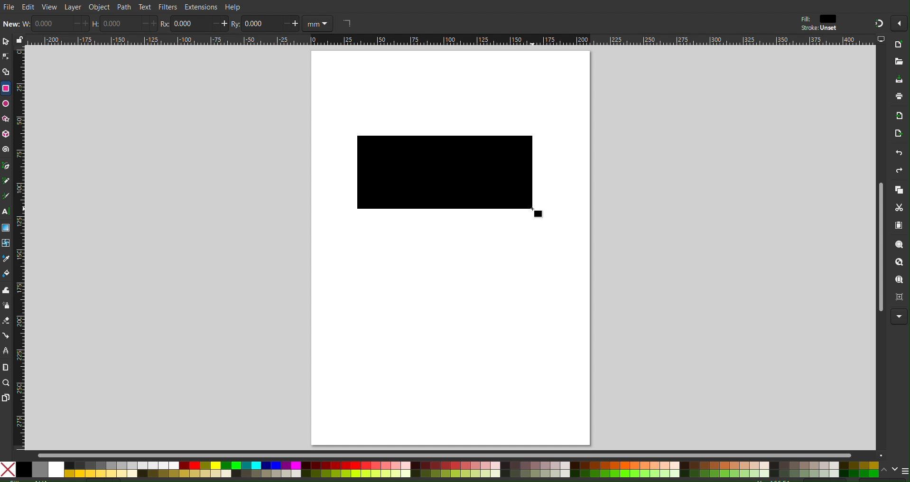 The height and width of the screenshot is (482, 910). I want to click on menu, so click(904, 471).